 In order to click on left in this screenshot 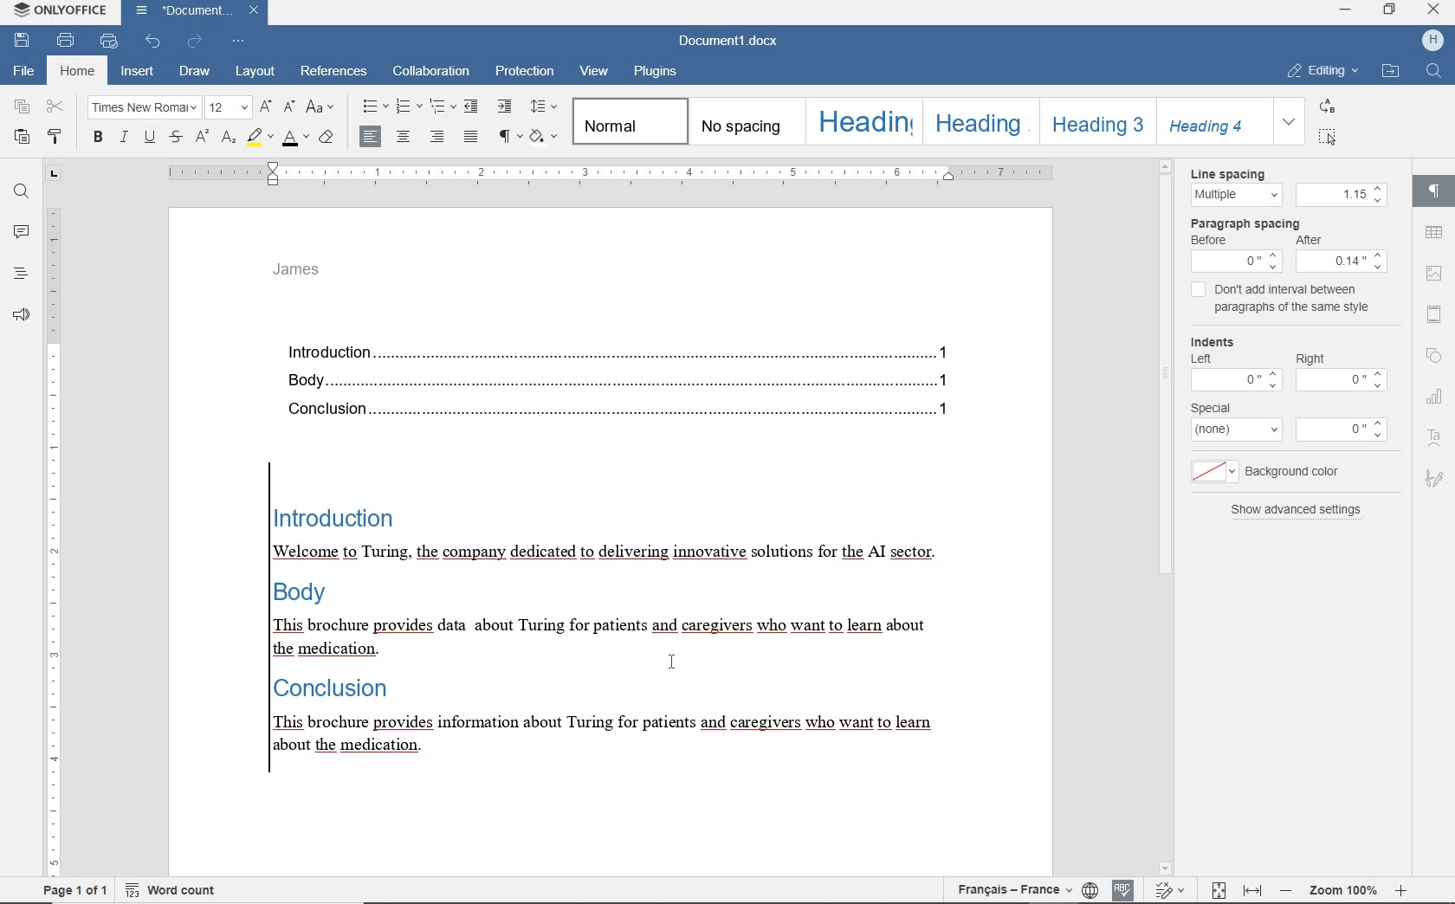, I will do `click(1200, 357)`.